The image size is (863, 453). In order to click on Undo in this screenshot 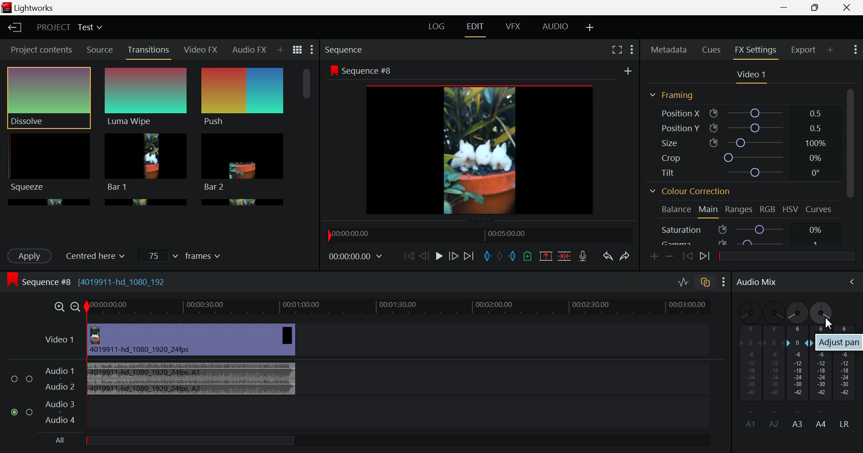, I will do `click(609, 257)`.